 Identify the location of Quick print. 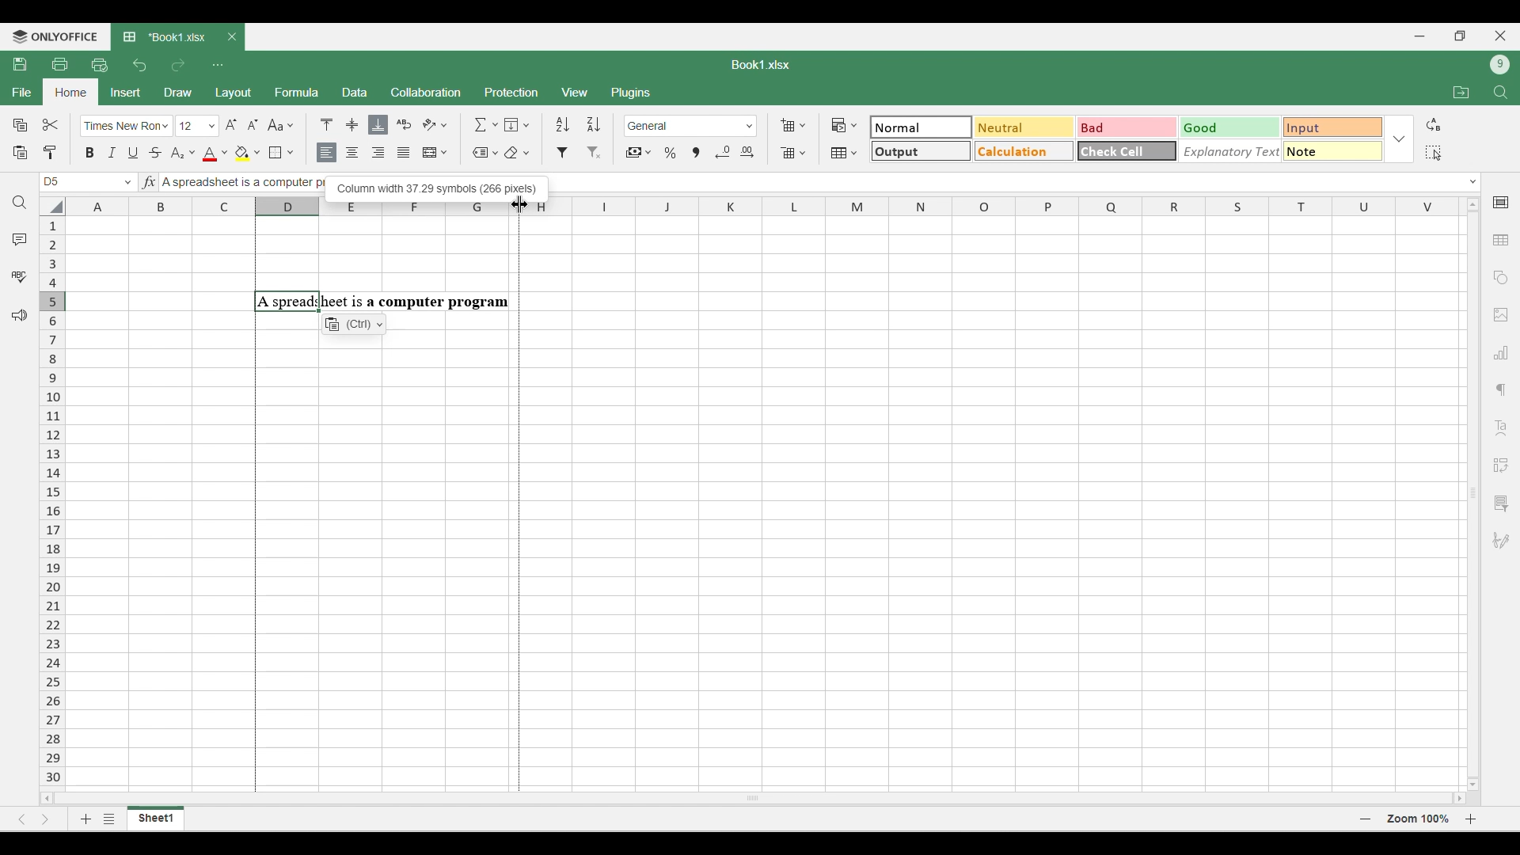
(100, 65).